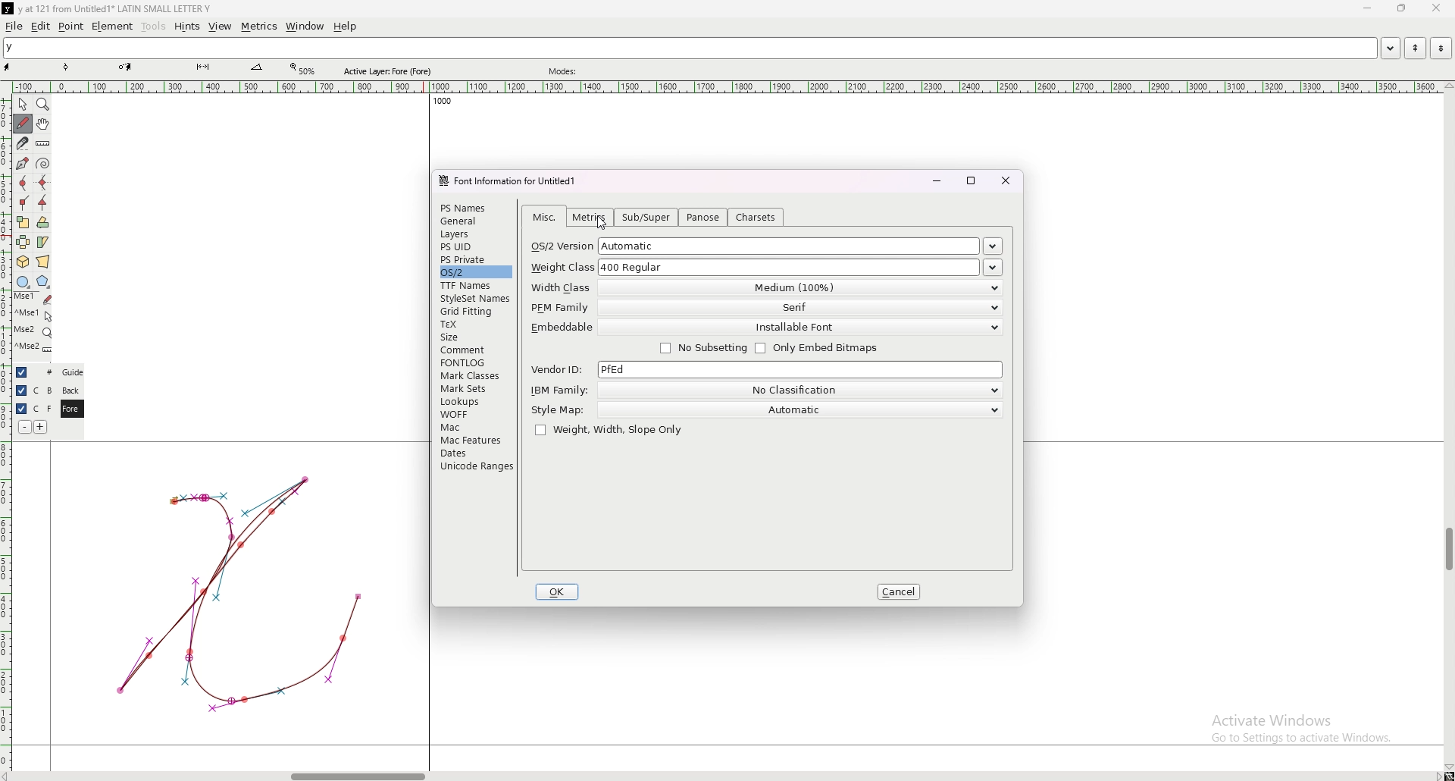 The width and height of the screenshot is (1455, 781). What do you see at coordinates (545, 218) in the screenshot?
I see `misc` at bounding box center [545, 218].